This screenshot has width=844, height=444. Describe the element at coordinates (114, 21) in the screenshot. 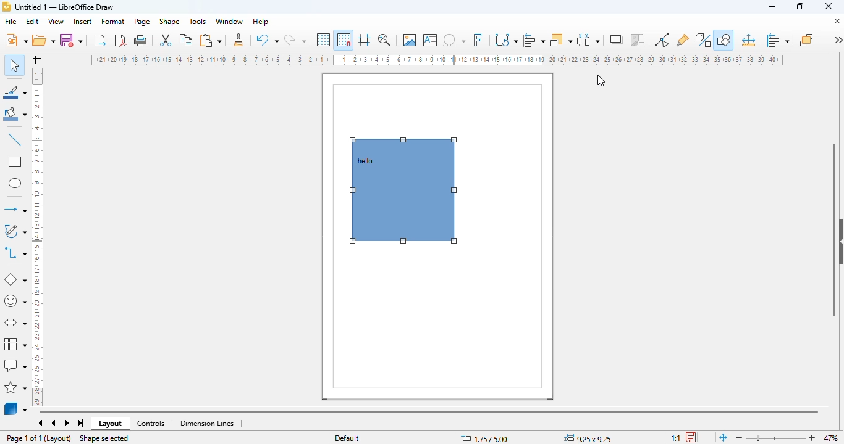

I see `format` at that location.